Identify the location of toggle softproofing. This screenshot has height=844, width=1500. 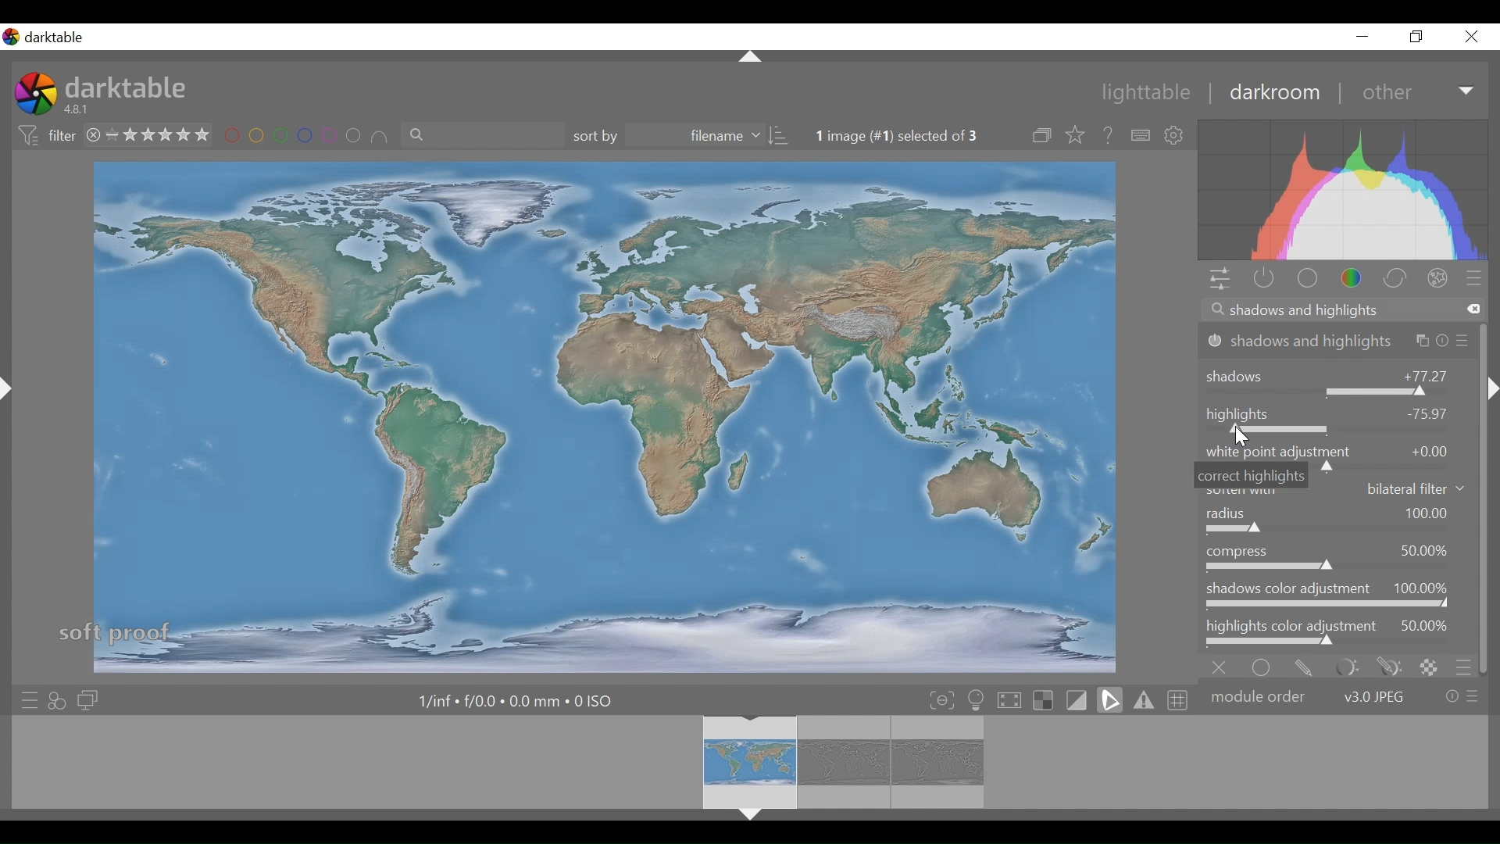
(1109, 700).